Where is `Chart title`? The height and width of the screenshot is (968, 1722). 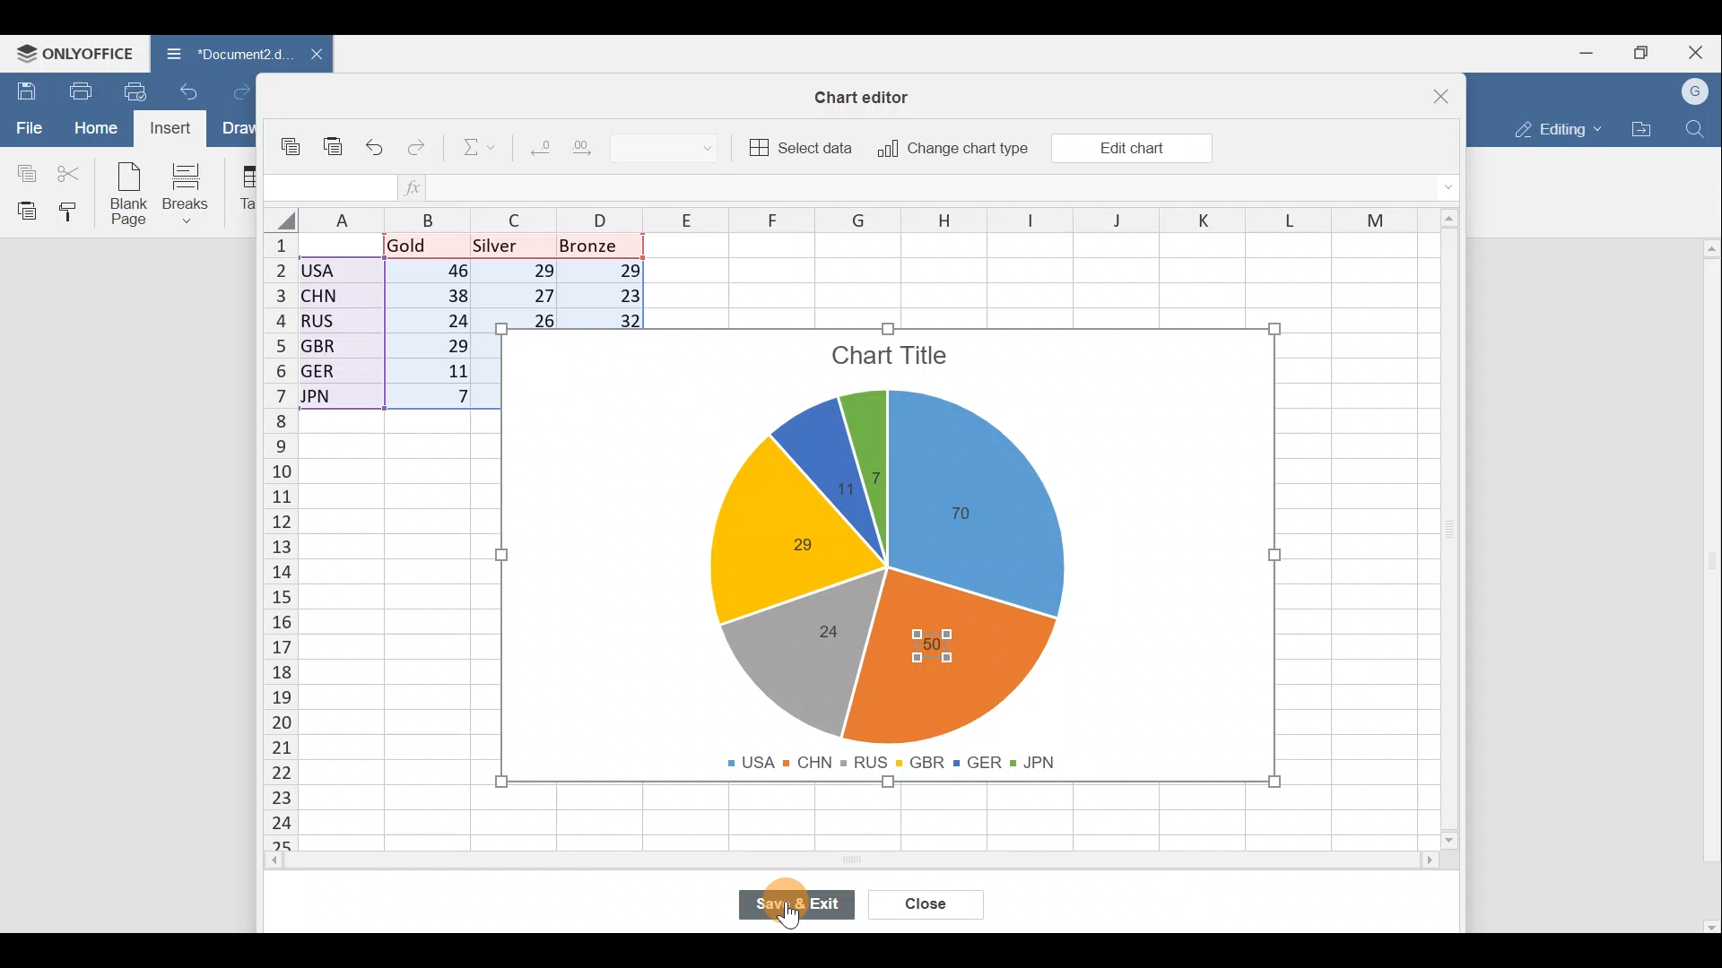
Chart title is located at coordinates (893, 359).